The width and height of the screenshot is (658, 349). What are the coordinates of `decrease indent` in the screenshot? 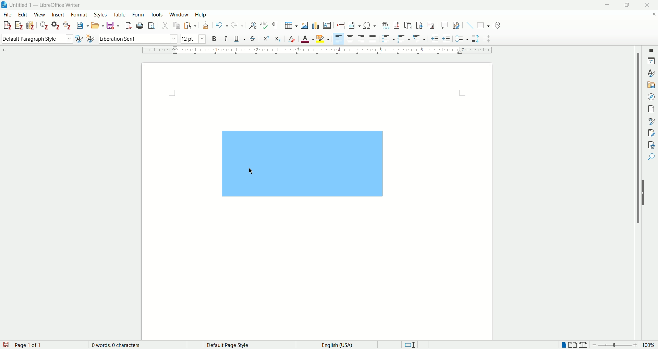 It's located at (446, 39).